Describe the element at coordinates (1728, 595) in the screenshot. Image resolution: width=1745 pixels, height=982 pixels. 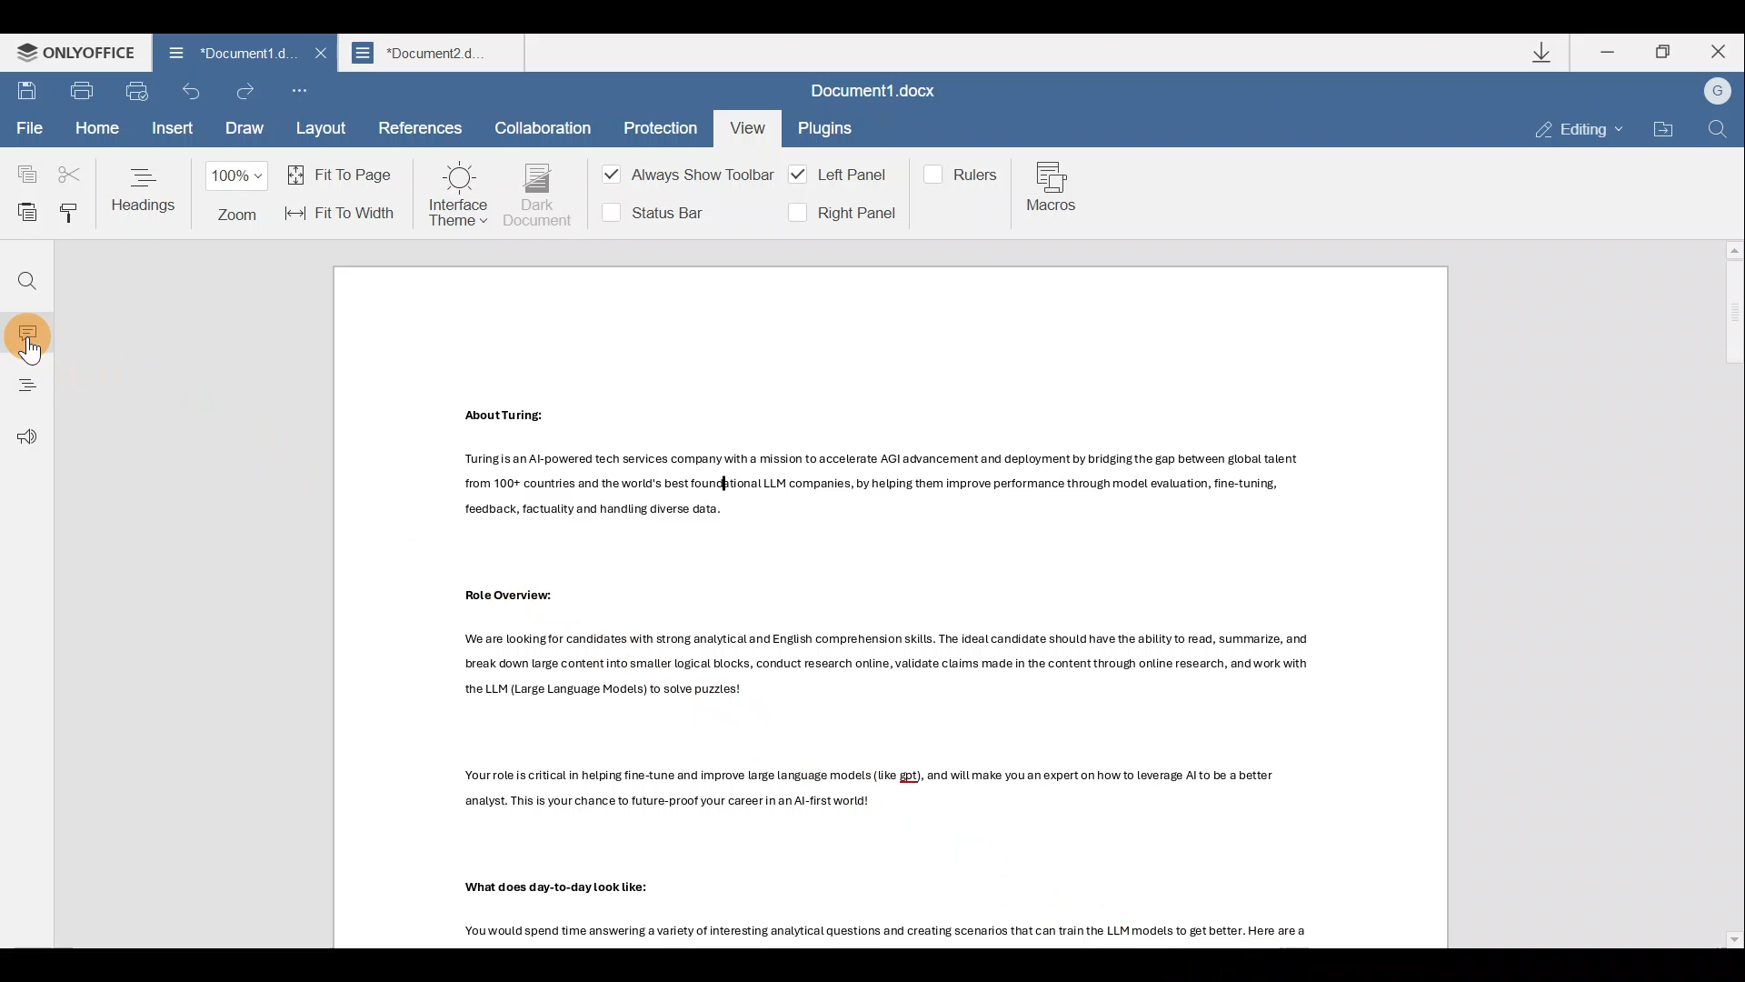
I see `Scroll bar` at that location.